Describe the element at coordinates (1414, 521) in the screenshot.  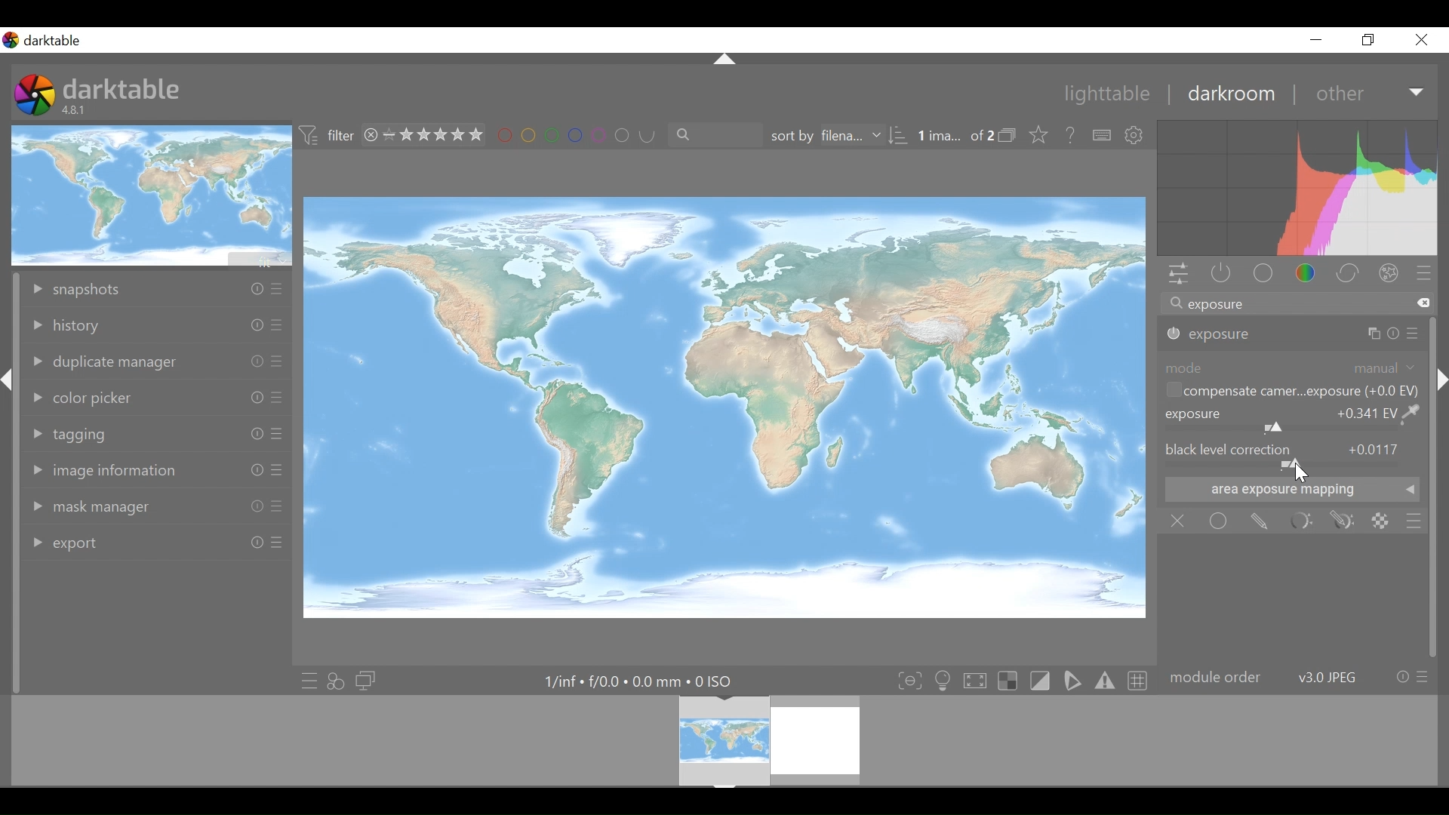
I see `blending options` at that location.